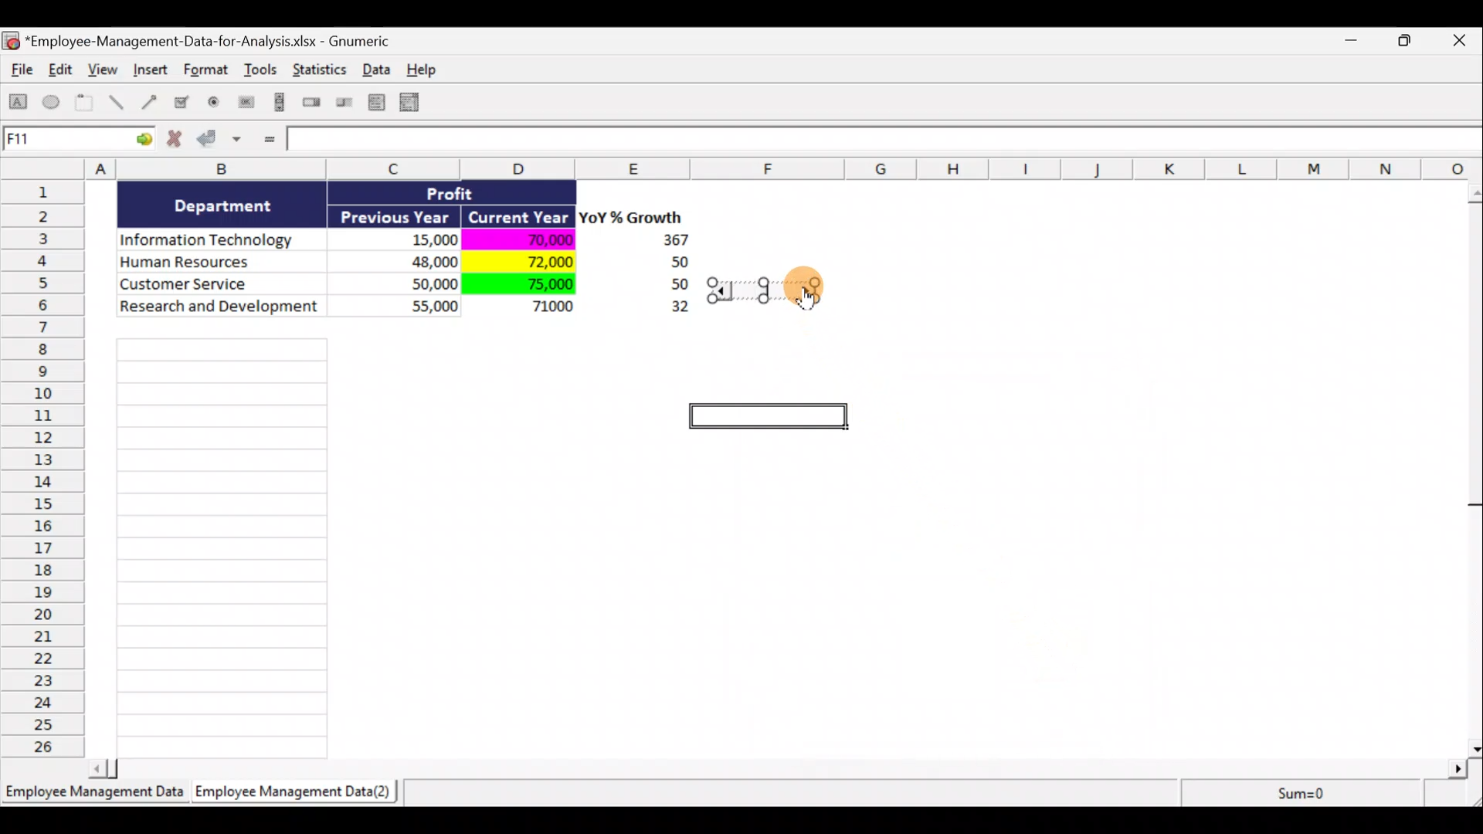  Describe the element at coordinates (381, 69) in the screenshot. I see `Data` at that location.